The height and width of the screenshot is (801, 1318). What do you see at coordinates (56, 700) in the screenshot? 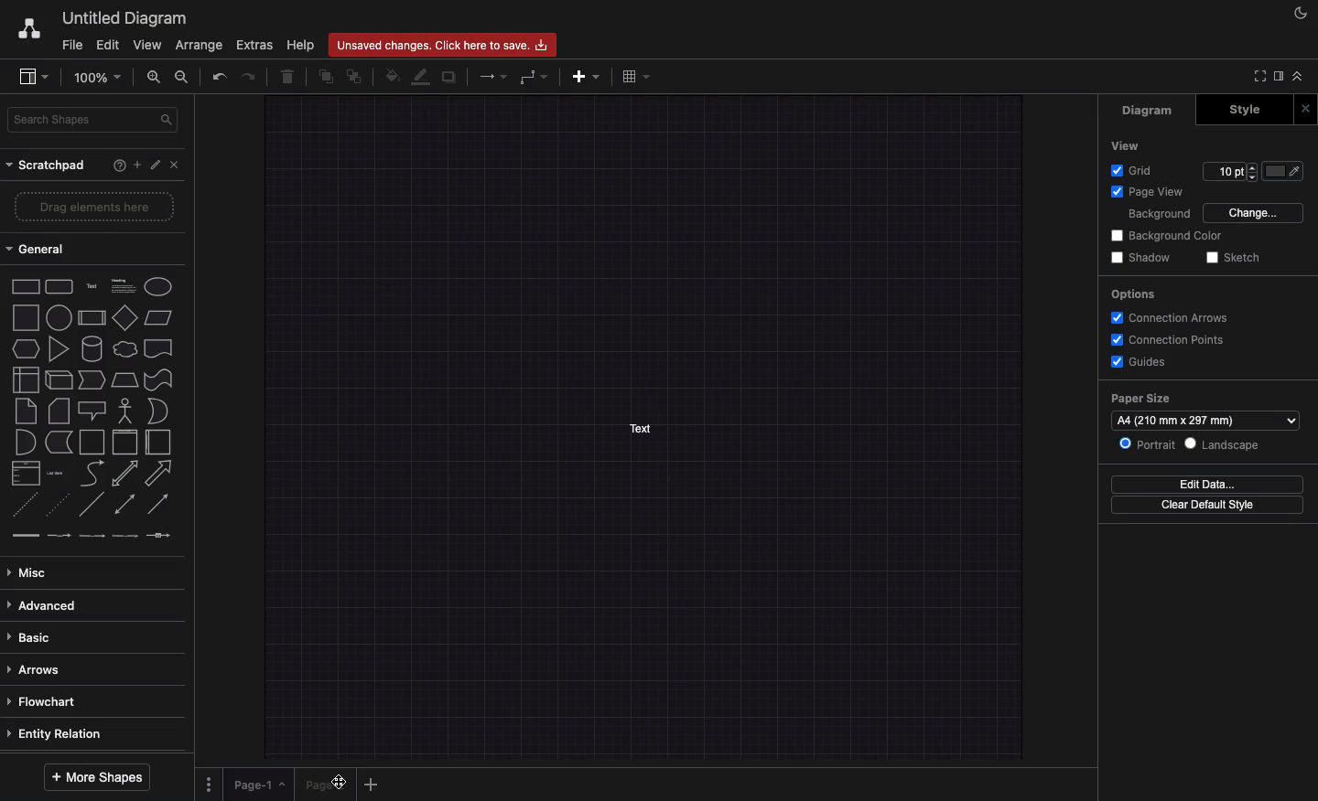
I see `Flowchart` at bounding box center [56, 700].